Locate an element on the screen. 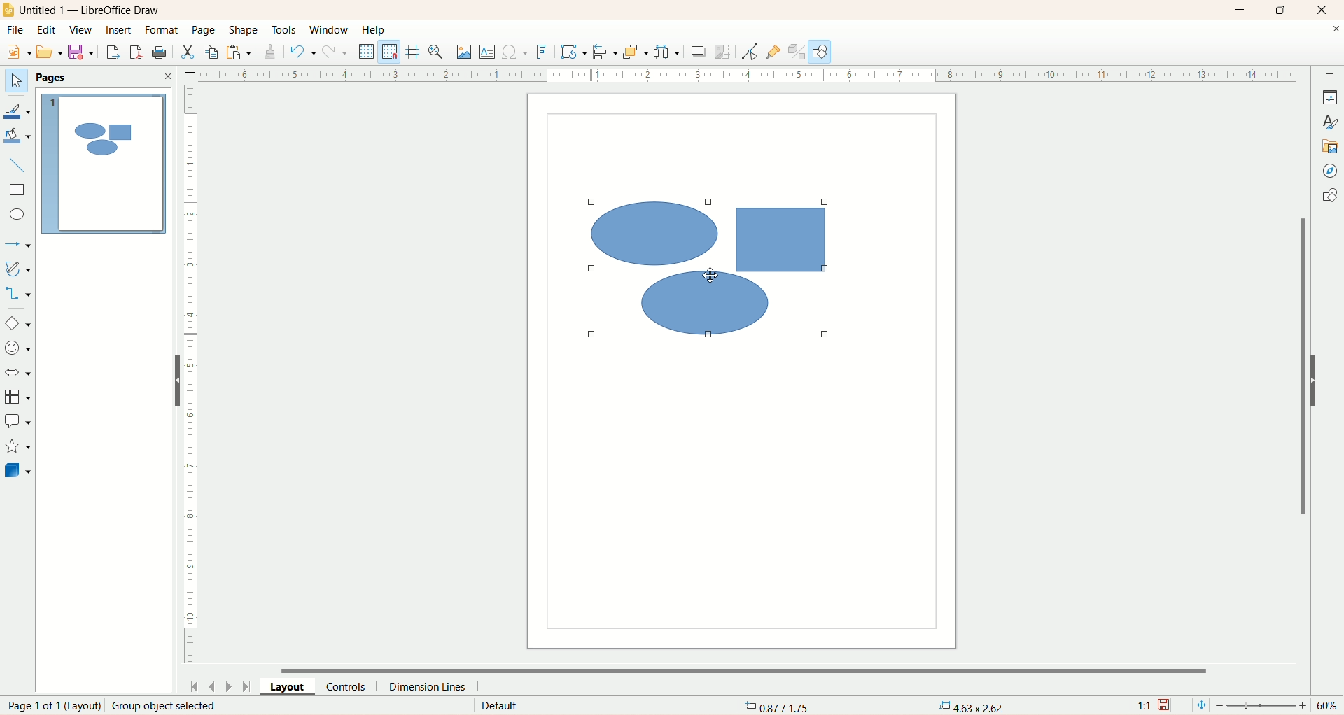 The width and height of the screenshot is (1344, 715). view is located at coordinates (81, 29).